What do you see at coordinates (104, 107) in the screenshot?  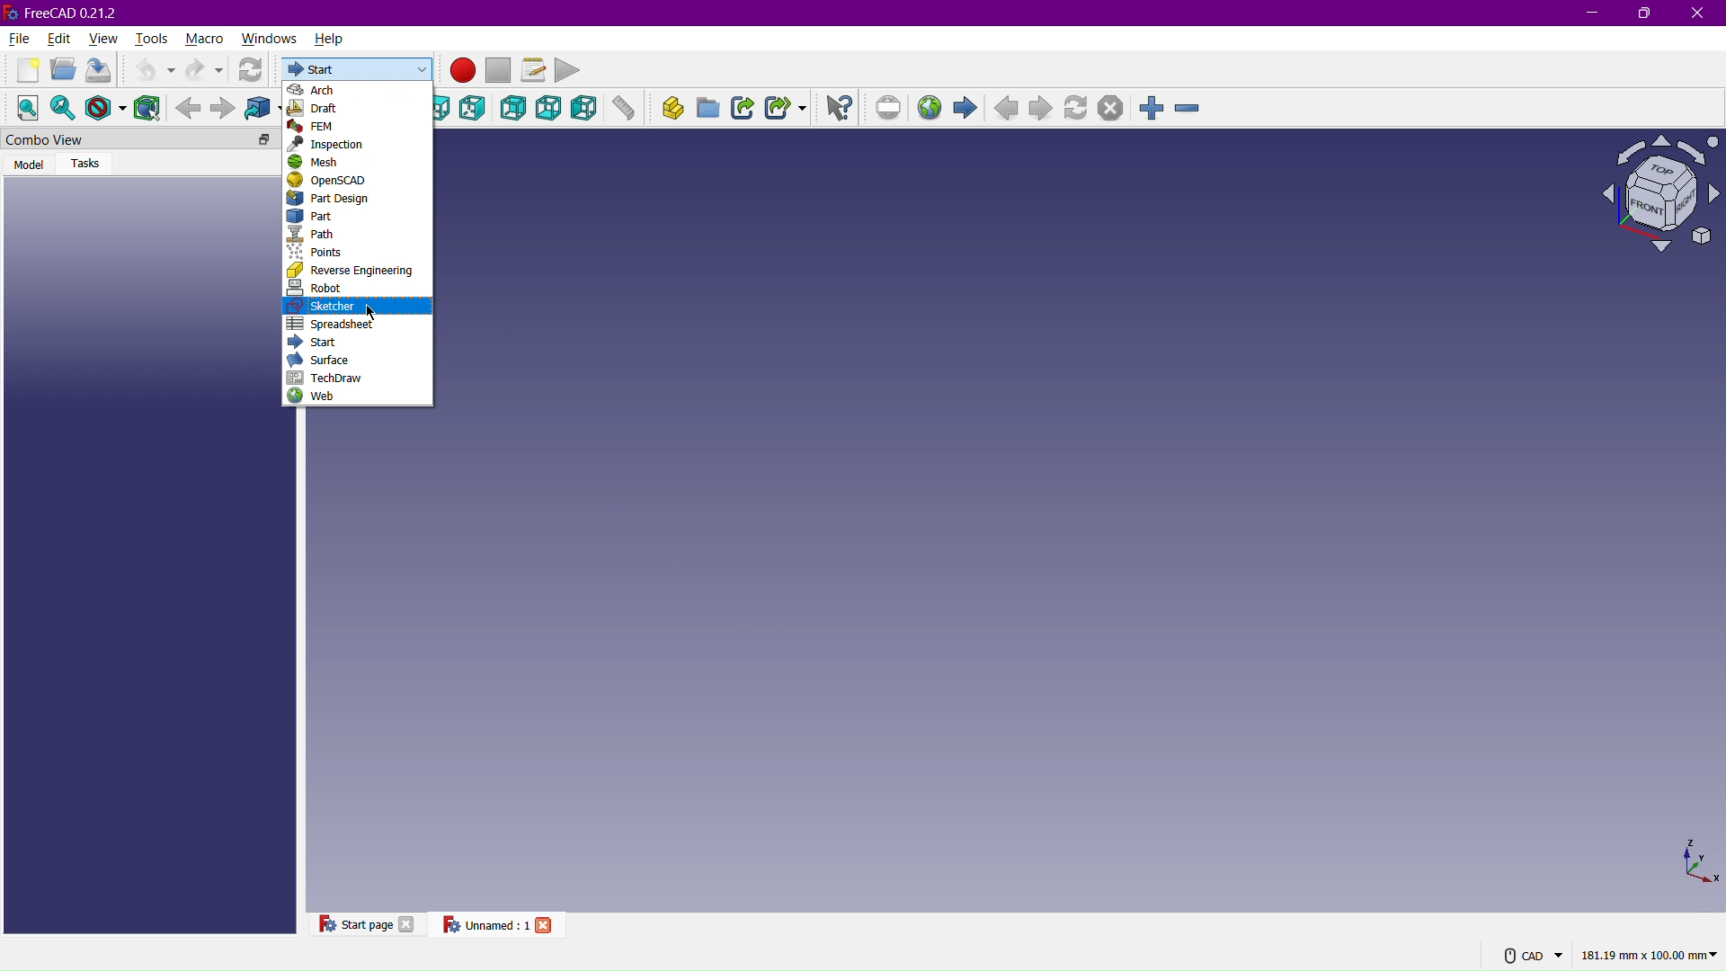 I see `Change the draw style` at bounding box center [104, 107].